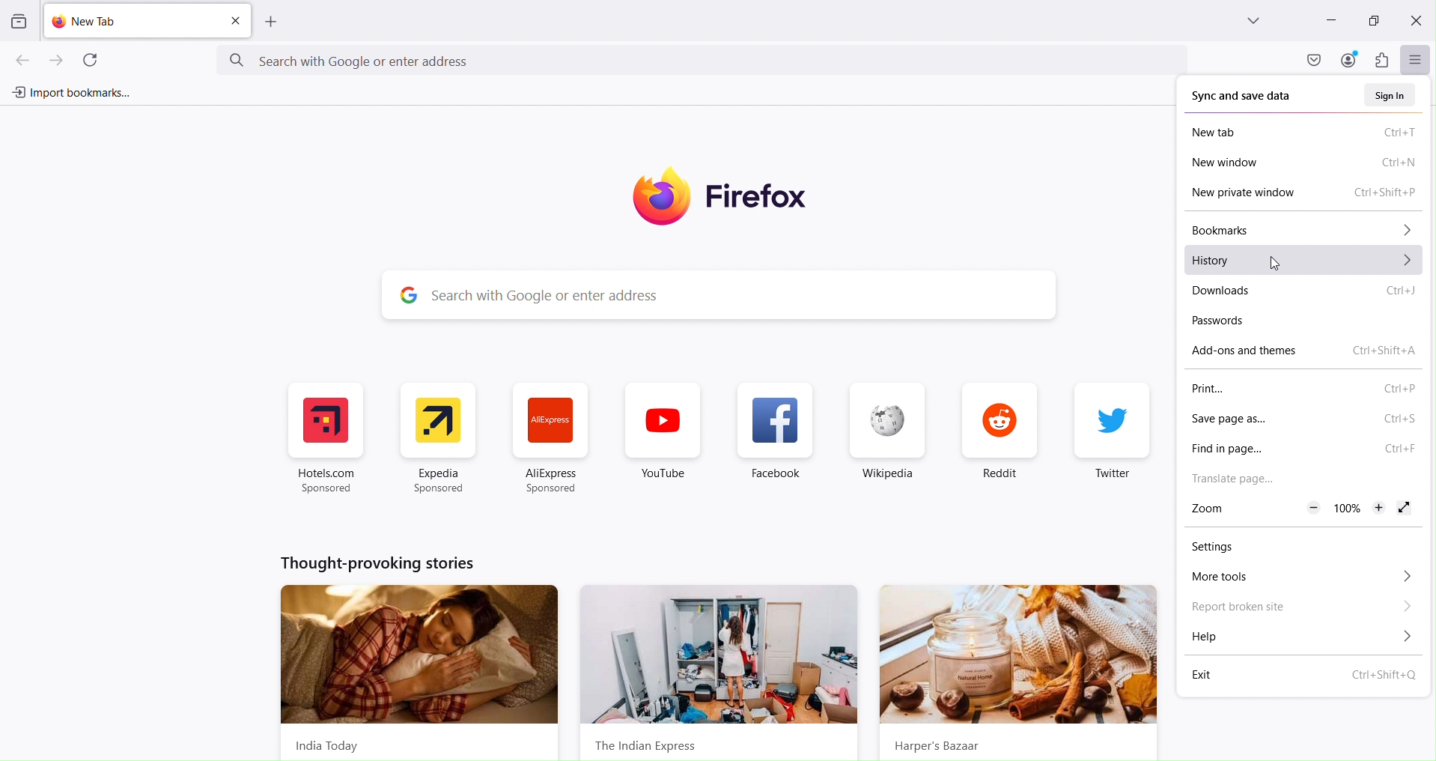 The height and width of the screenshot is (761, 1436). Describe the element at coordinates (405, 294) in the screenshot. I see `google logo` at that location.